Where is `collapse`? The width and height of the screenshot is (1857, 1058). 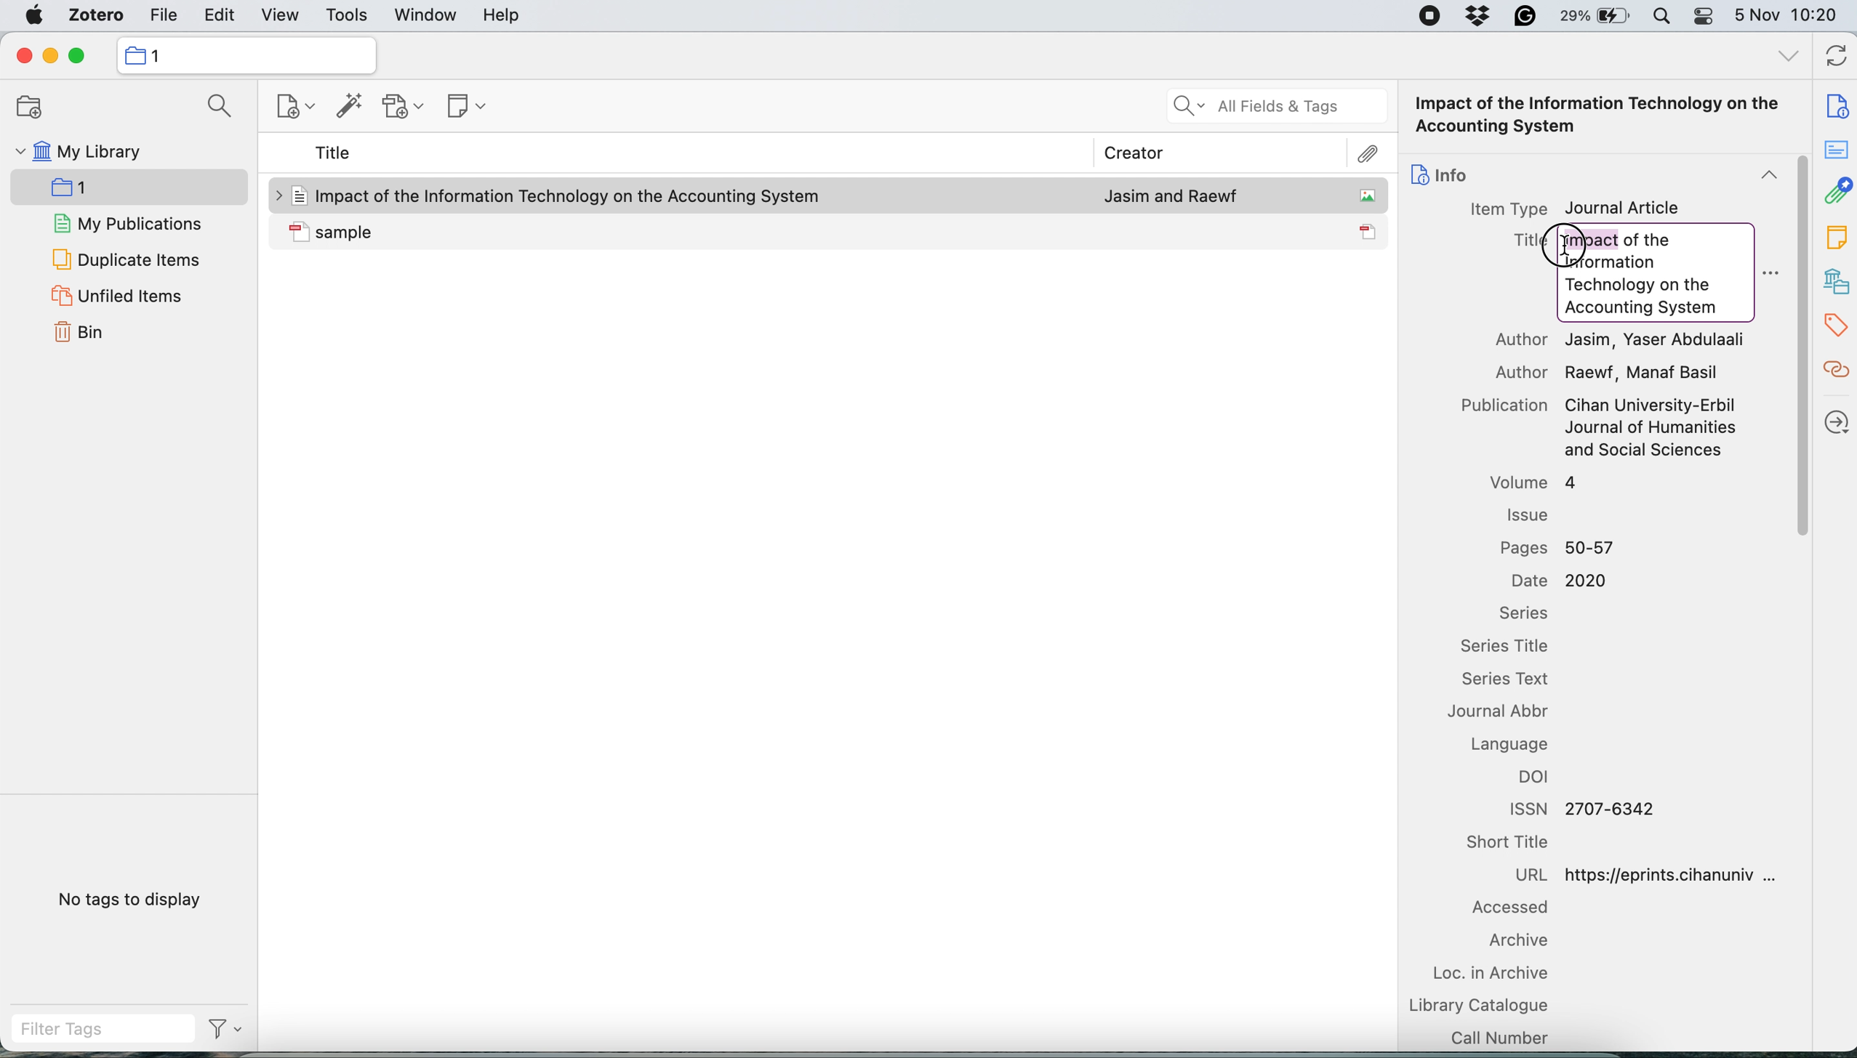
collapse is located at coordinates (1768, 175).